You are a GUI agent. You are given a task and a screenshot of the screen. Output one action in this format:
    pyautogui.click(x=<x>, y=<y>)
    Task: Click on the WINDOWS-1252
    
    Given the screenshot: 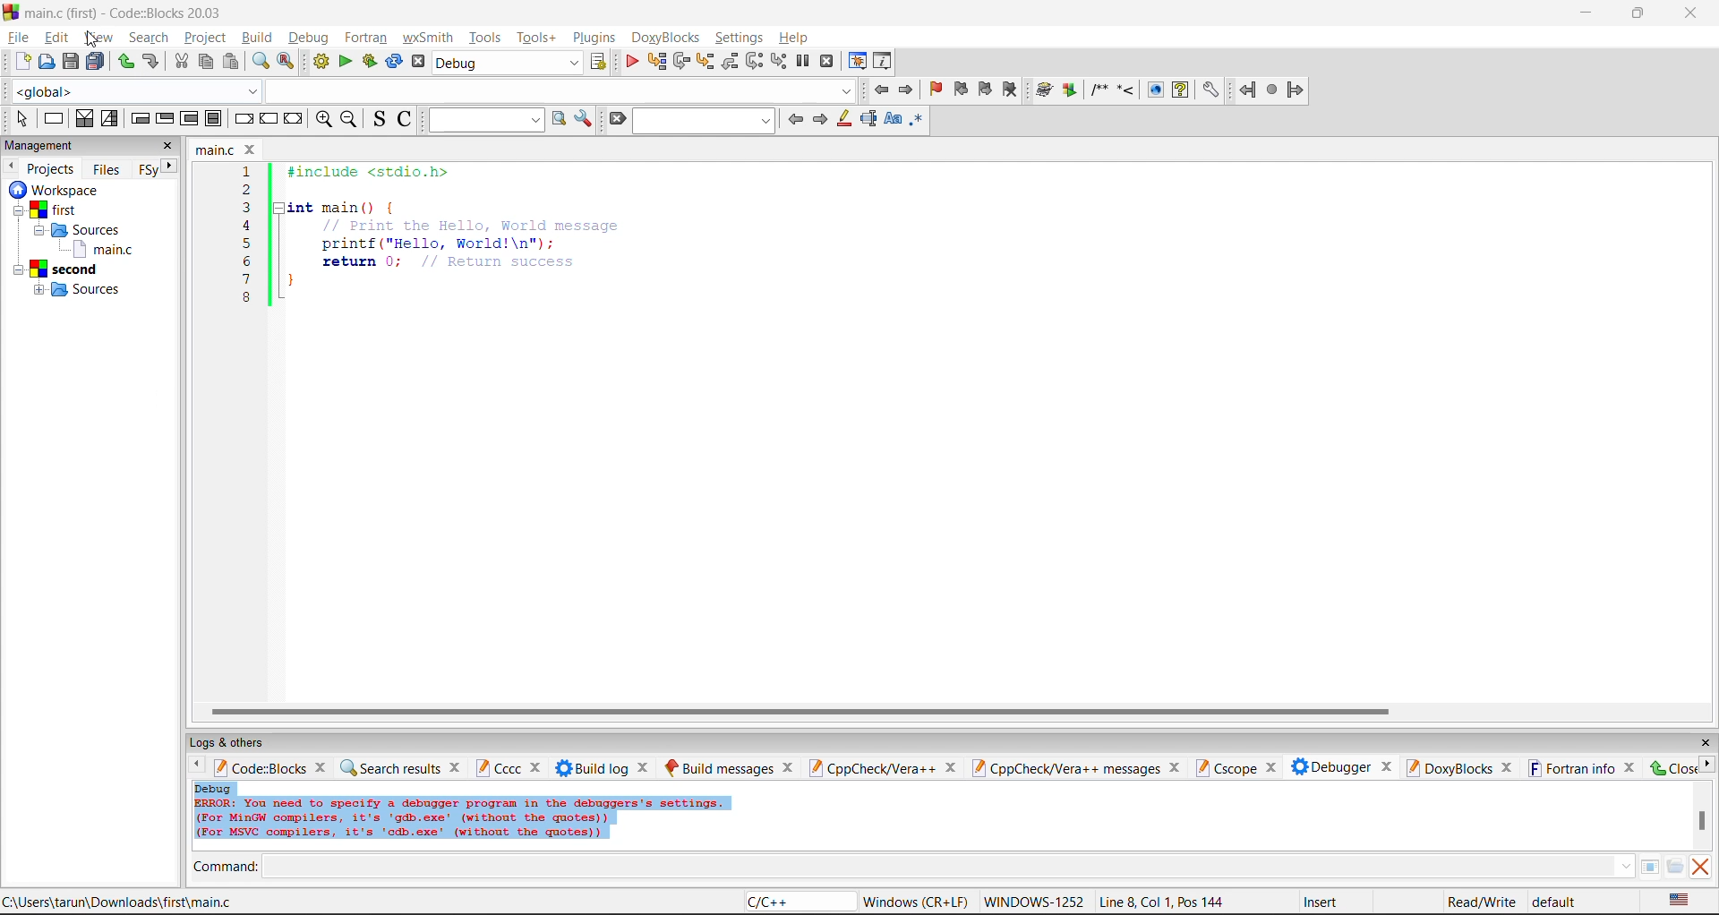 What is the action you would take?
    pyautogui.click(x=1034, y=900)
    